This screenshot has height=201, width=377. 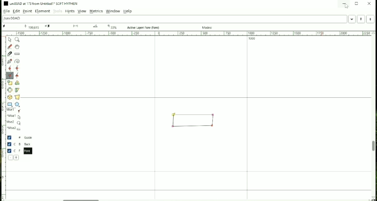 I want to click on Active Layer, so click(x=144, y=28).